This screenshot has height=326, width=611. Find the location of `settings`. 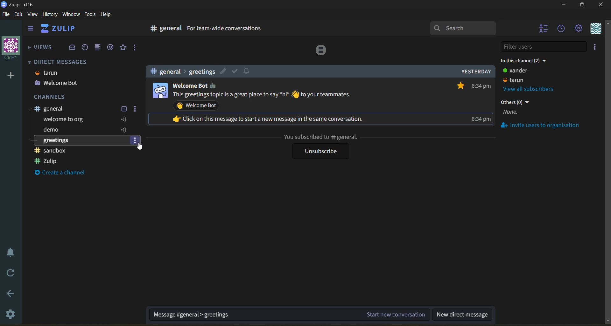

settings is located at coordinates (135, 109).